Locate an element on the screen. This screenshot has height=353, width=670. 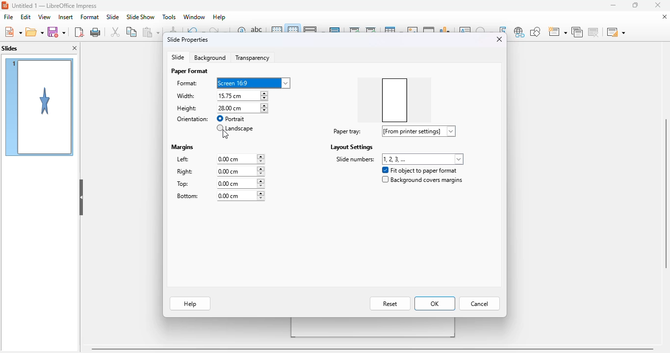
background covers margins is located at coordinates (422, 179).